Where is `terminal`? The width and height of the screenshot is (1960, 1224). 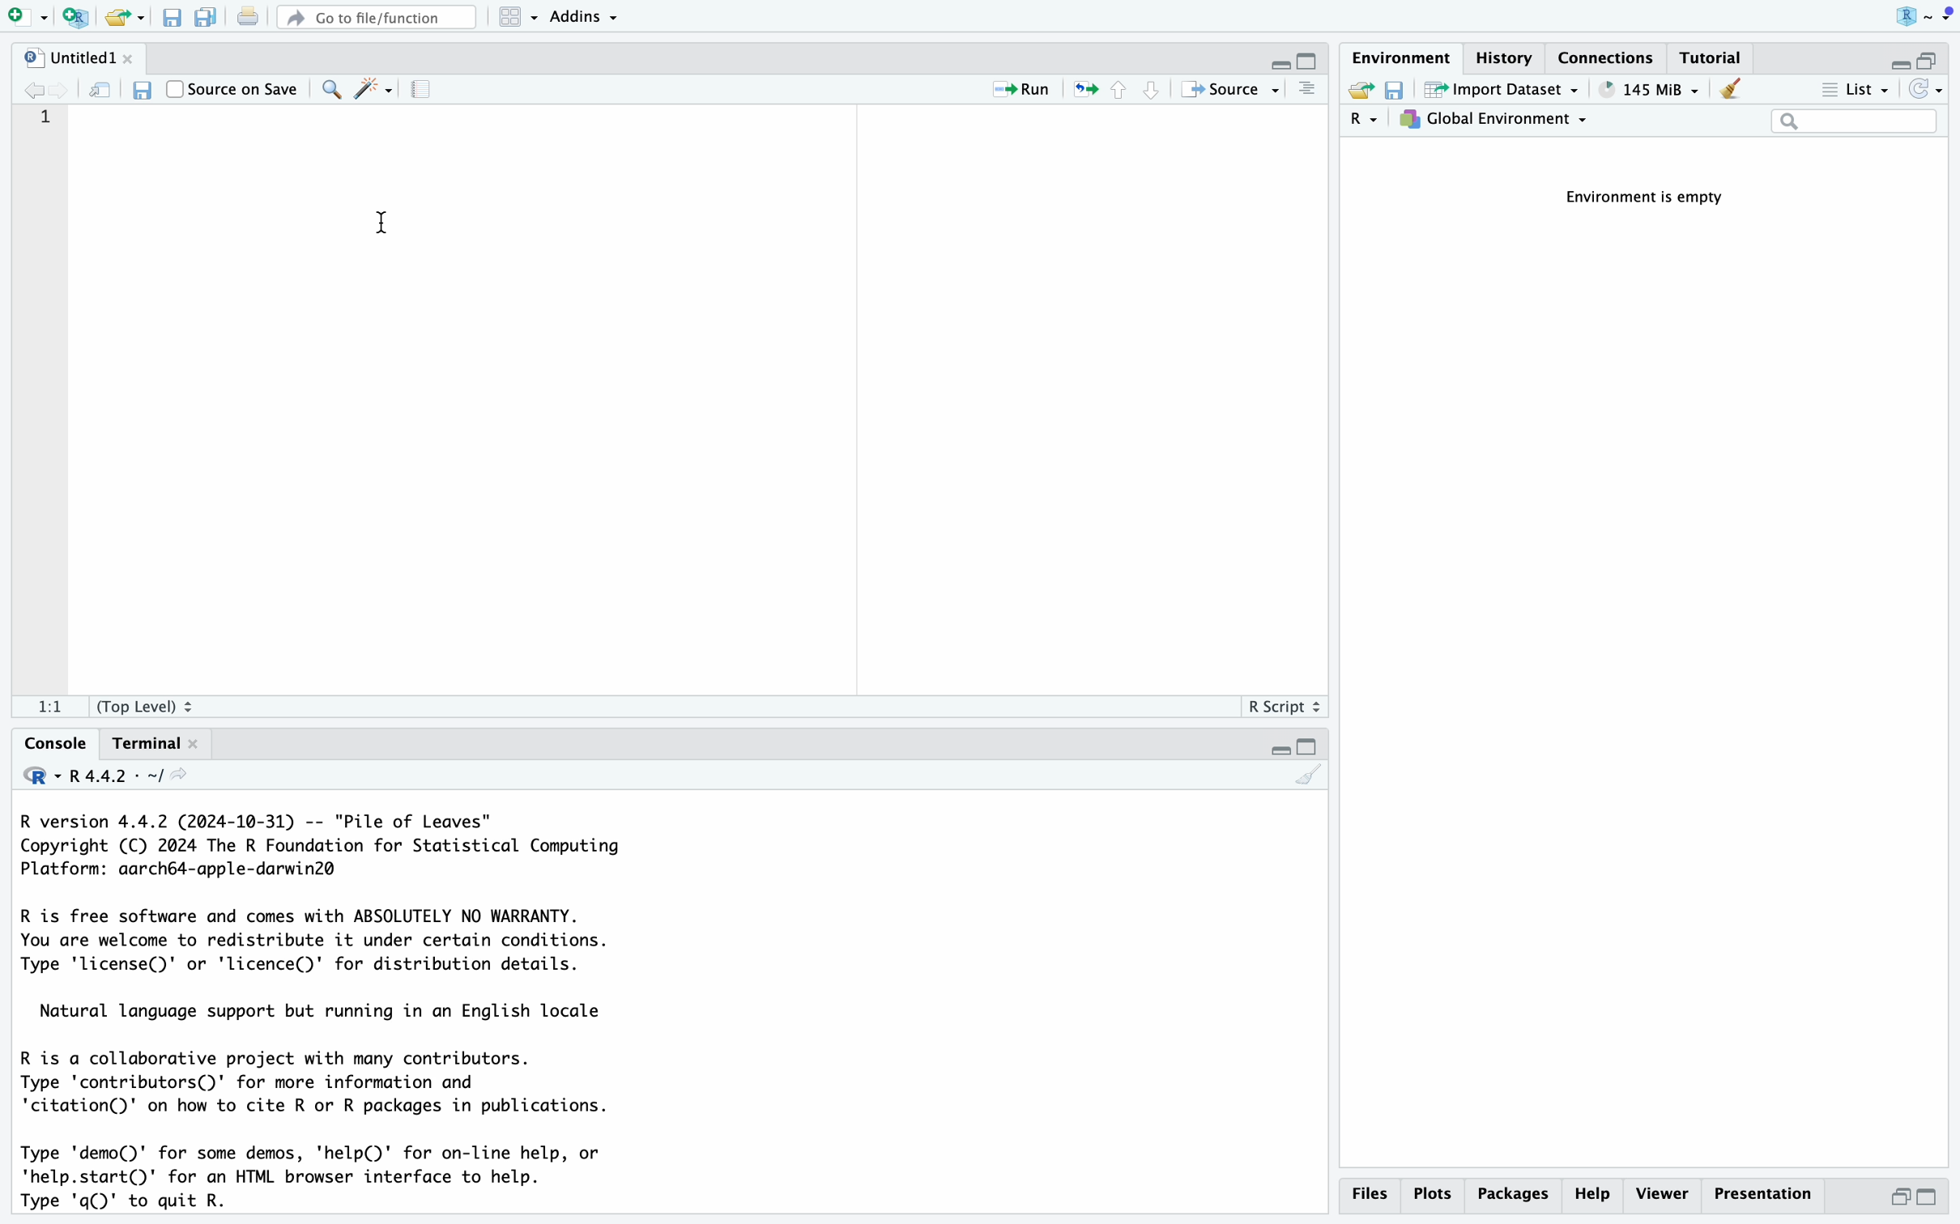 terminal is located at coordinates (143, 745).